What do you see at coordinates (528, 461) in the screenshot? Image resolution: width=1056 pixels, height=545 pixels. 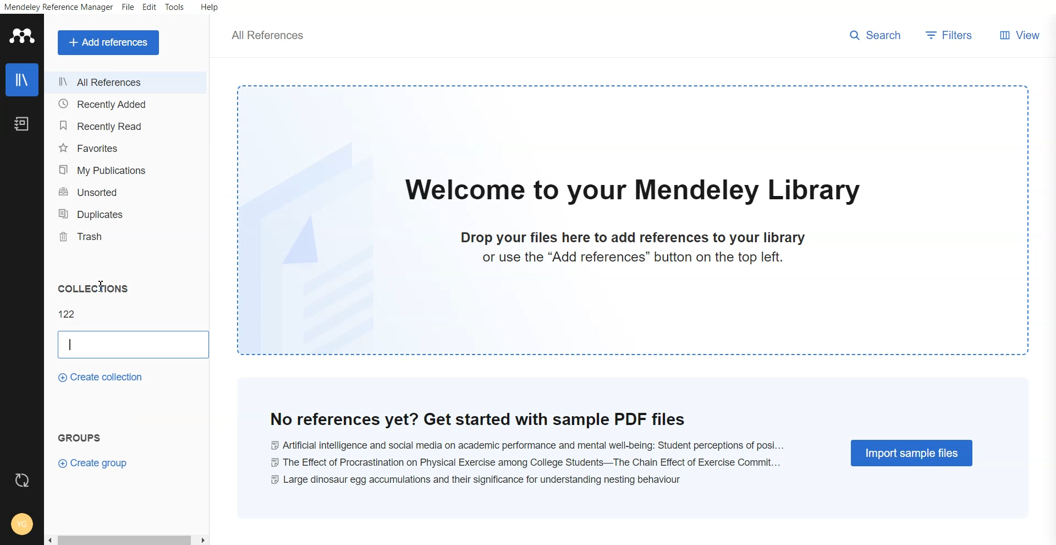 I see `the effect of procrastination on physical exercise among college students-- the chain effect of excercise commit...` at bounding box center [528, 461].